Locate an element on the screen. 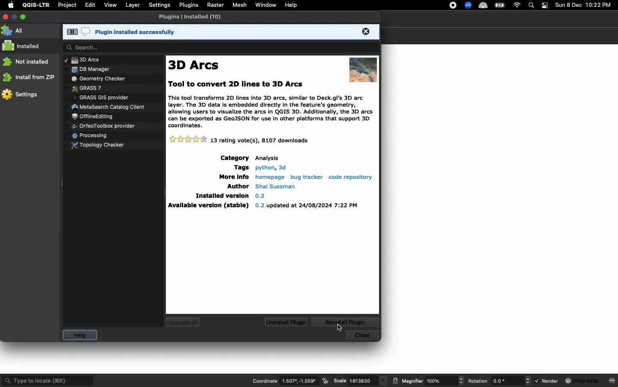 Image resolution: width=618 pixels, height=387 pixels. analysis is located at coordinates (268, 158).